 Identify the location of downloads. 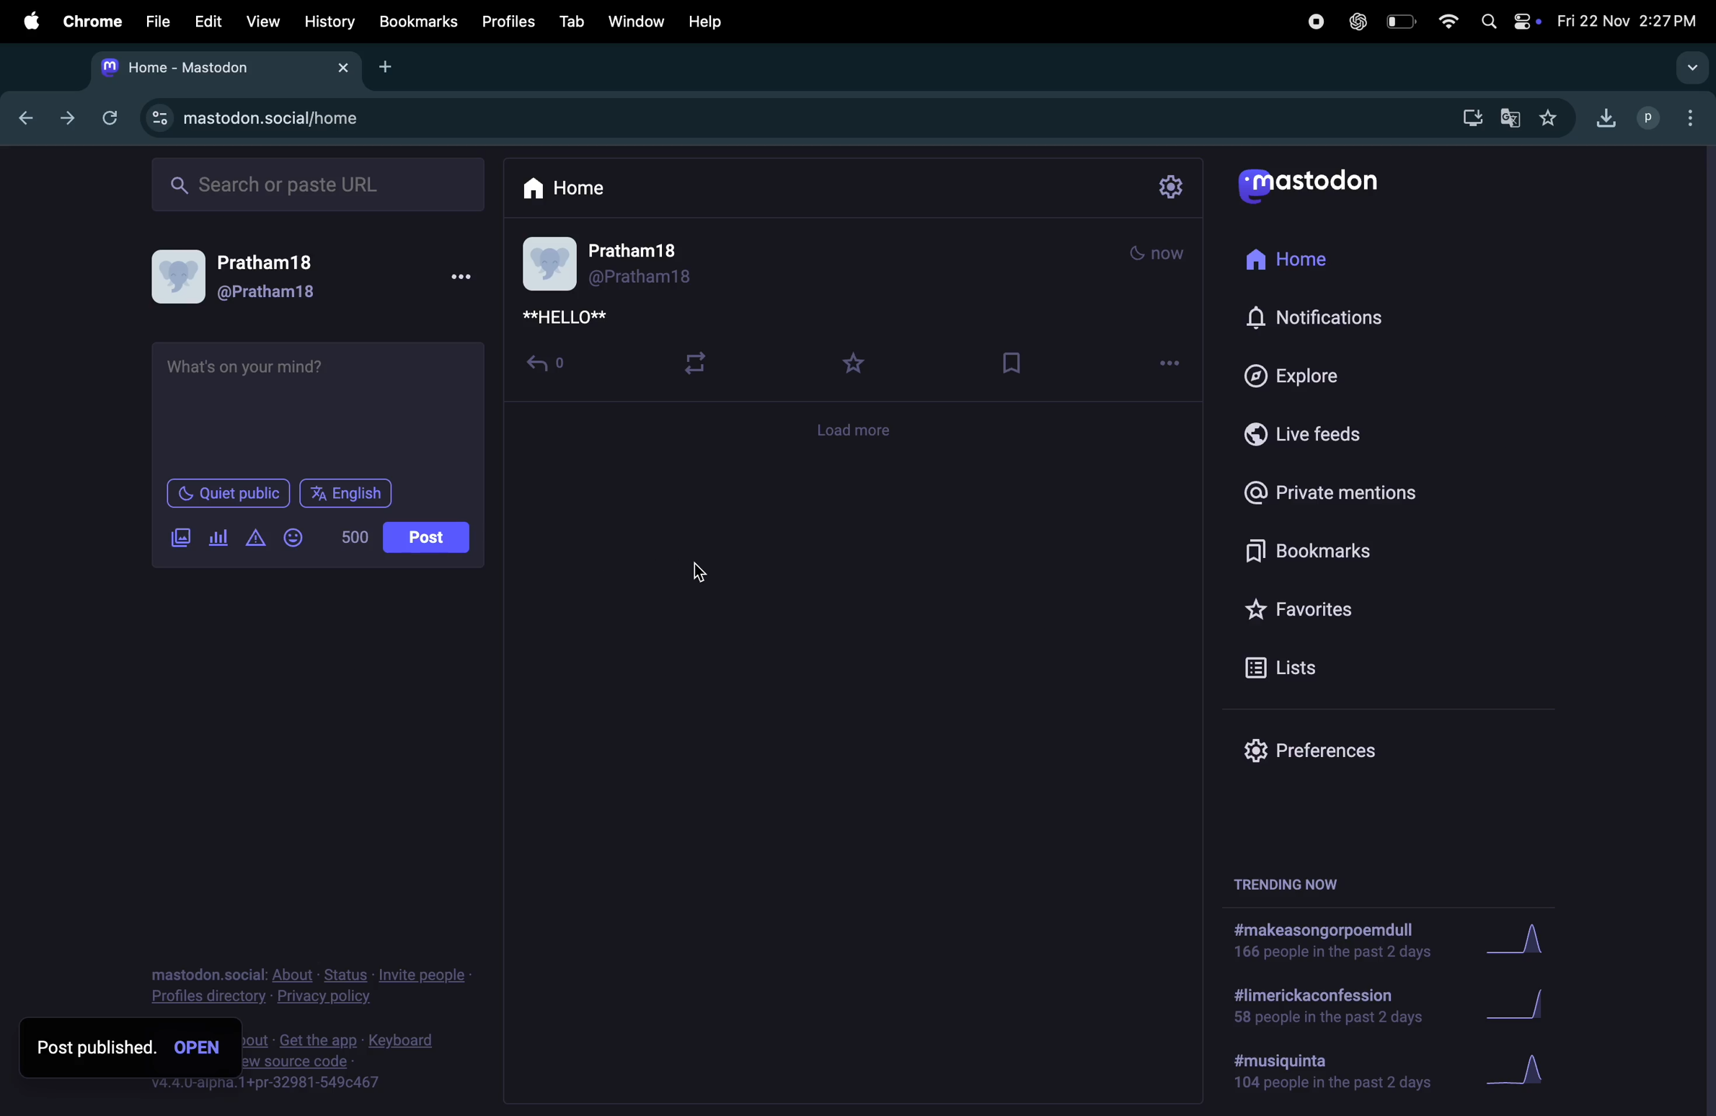
(1606, 115).